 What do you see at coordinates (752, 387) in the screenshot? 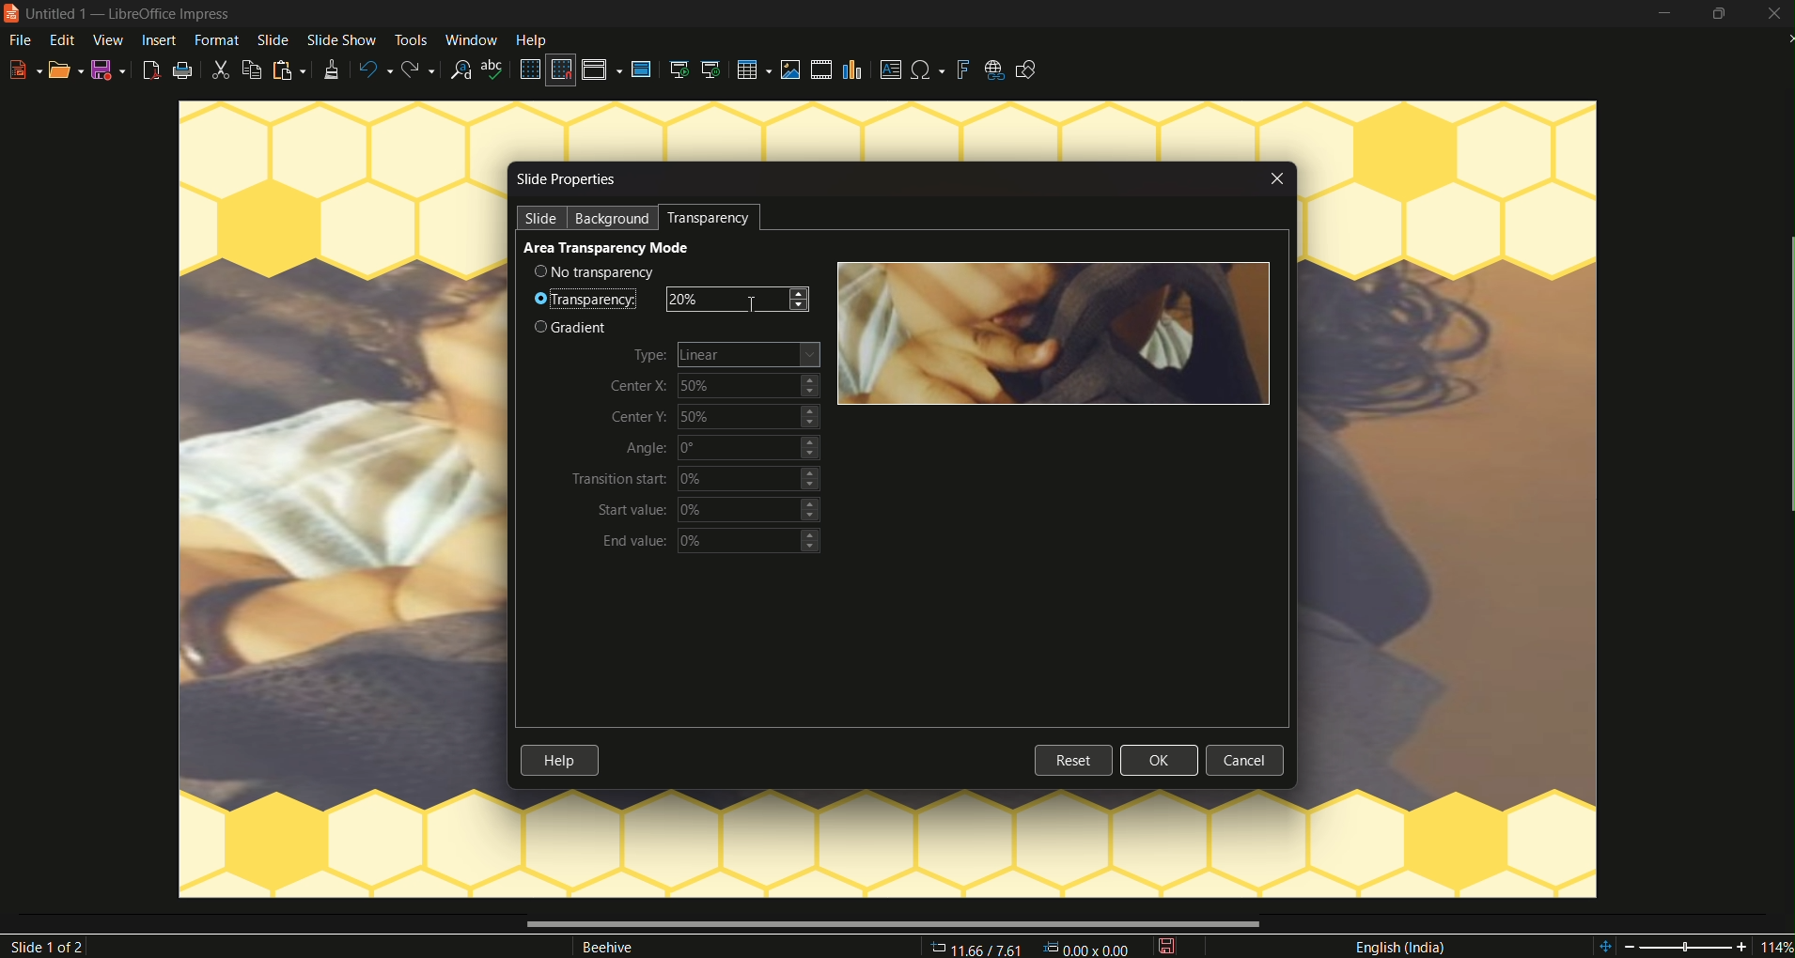
I see `50%` at bounding box center [752, 387].